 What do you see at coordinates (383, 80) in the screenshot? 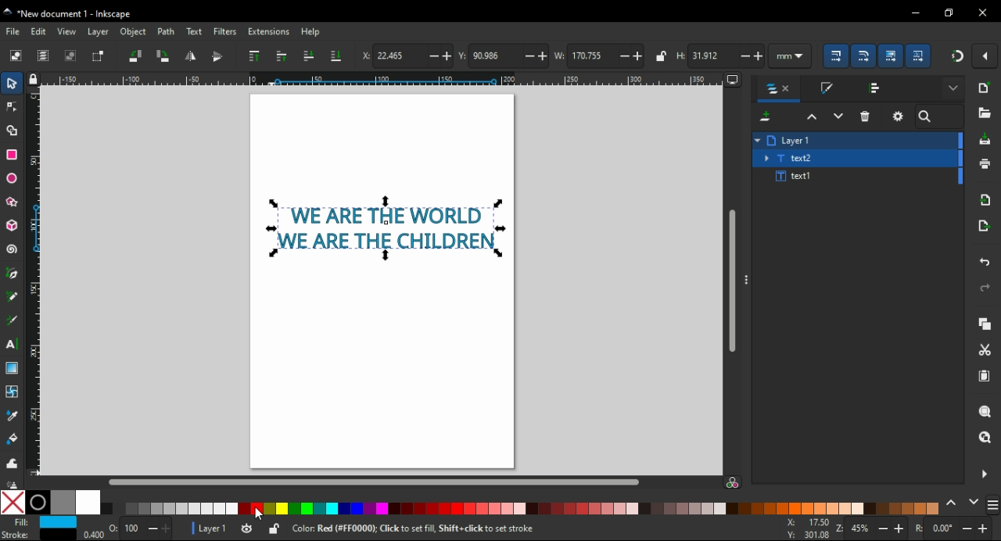
I see `Horizontal ruler` at bounding box center [383, 80].